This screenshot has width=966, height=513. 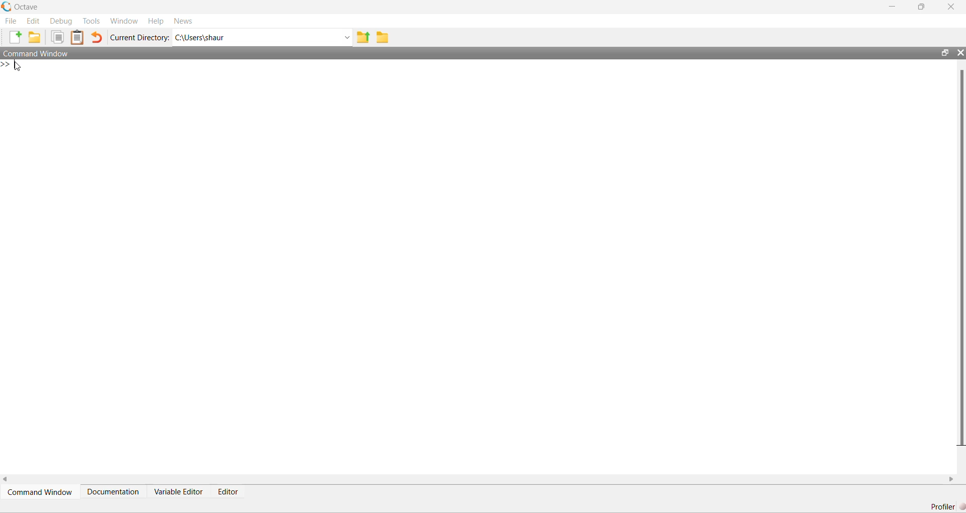 I want to click on Edit, so click(x=33, y=21).